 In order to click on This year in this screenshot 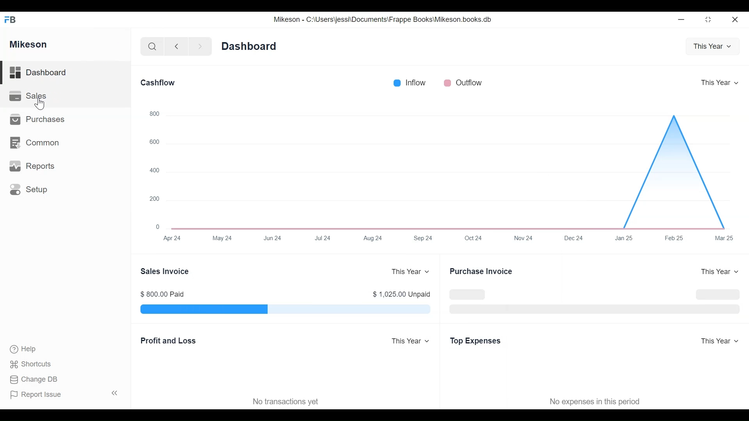, I will do `click(711, 45)`.